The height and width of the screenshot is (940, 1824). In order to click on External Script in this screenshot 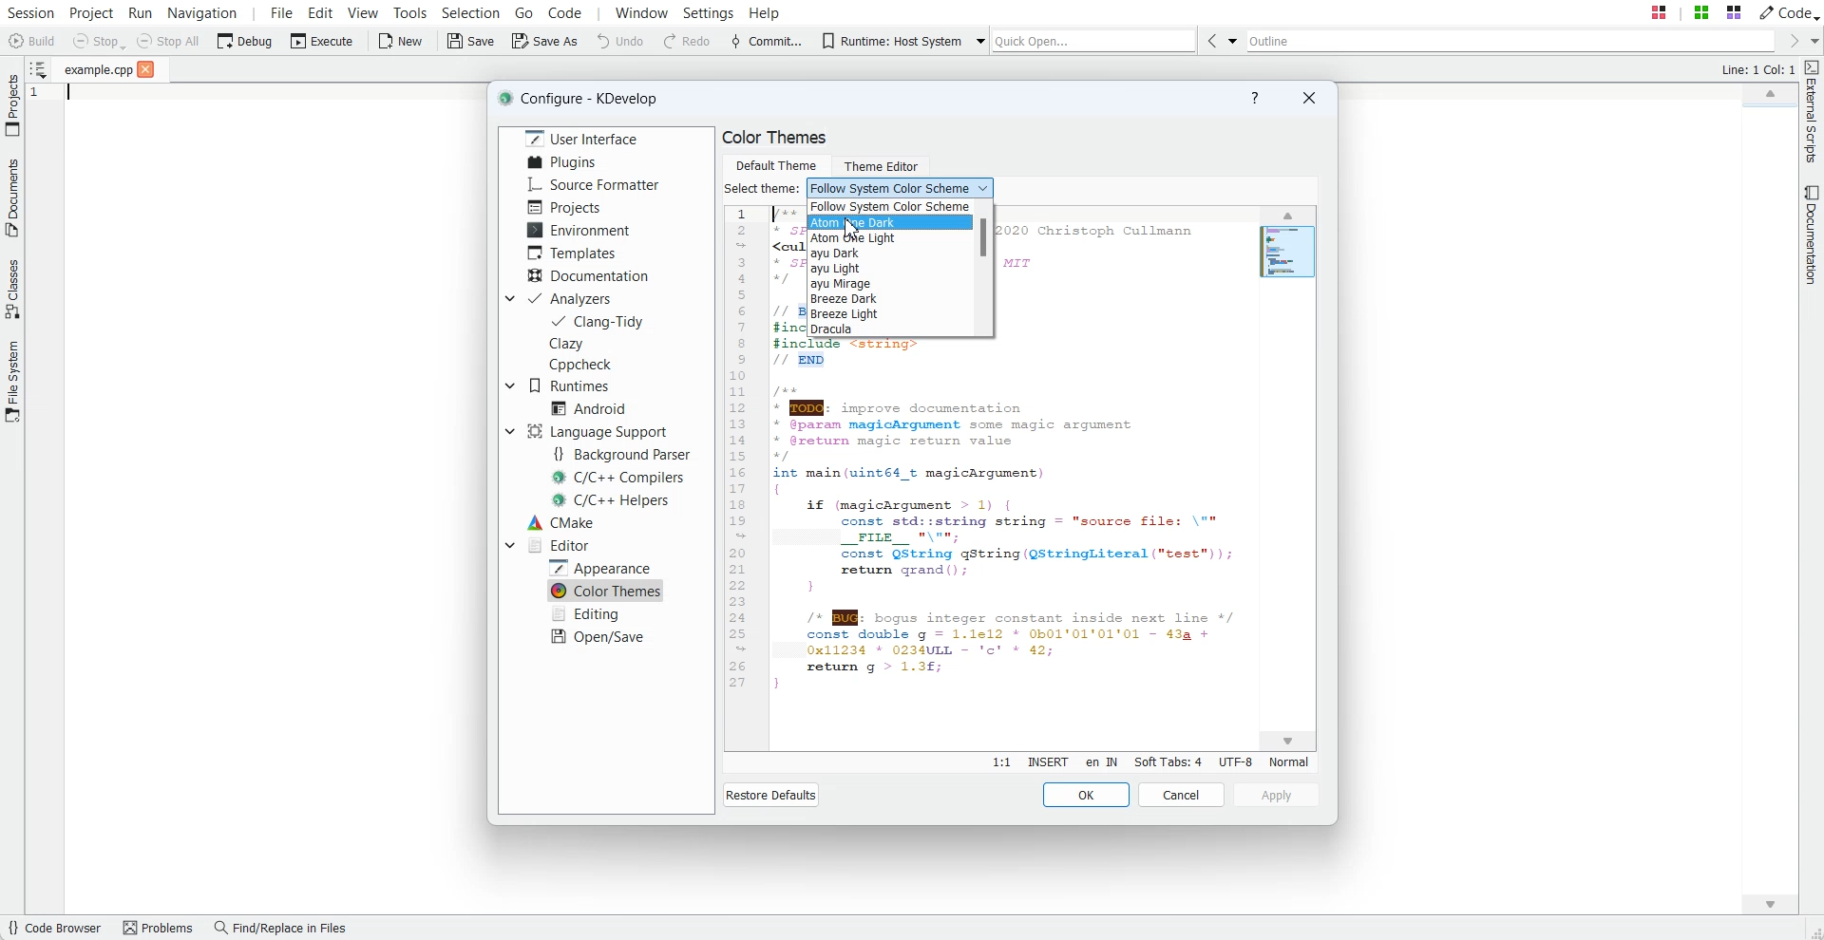, I will do `click(1813, 113)`.